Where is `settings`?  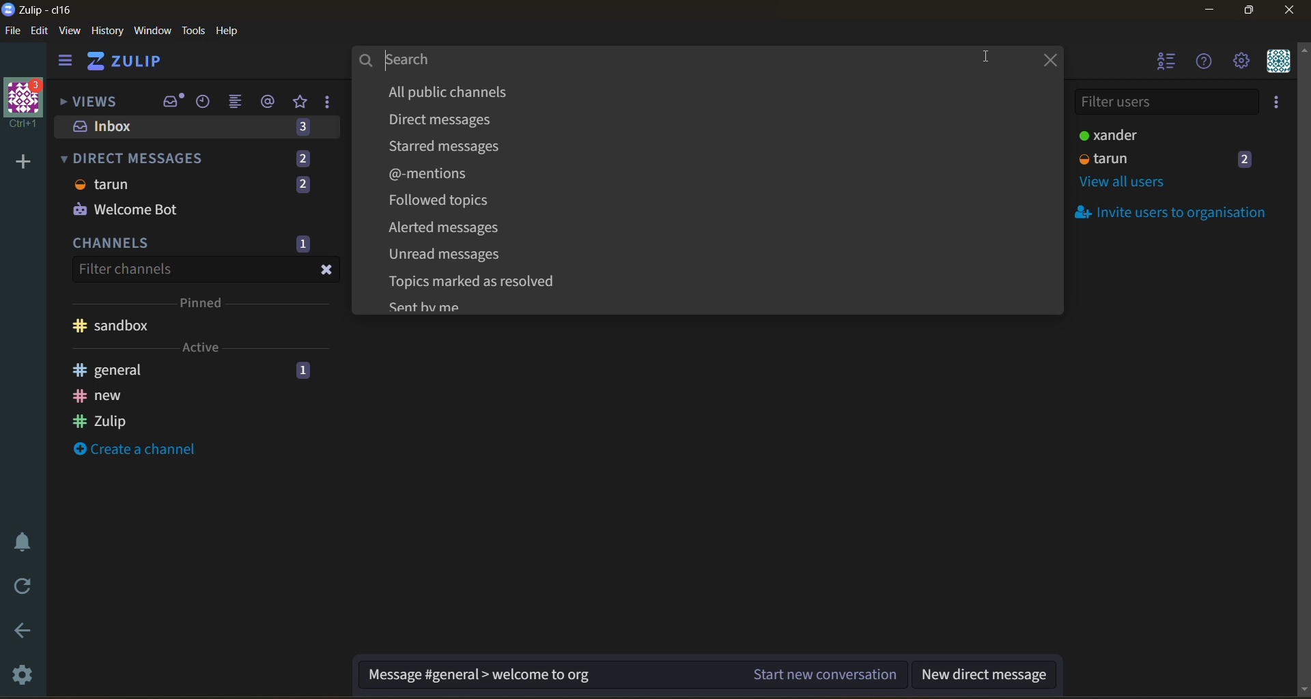 settings is located at coordinates (27, 672).